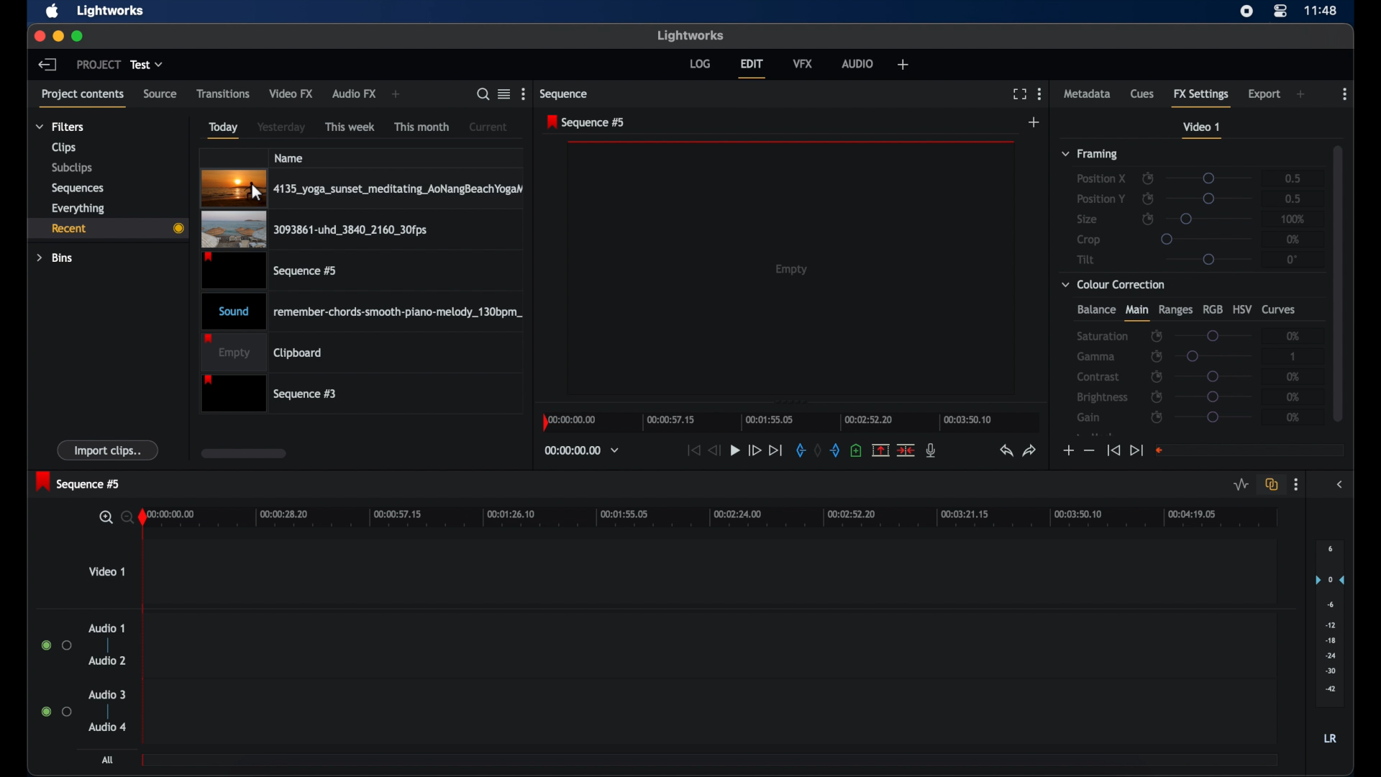 This screenshot has height=777, width=1381. Describe the element at coordinates (819, 450) in the screenshot. I see `clear marks` at that location.